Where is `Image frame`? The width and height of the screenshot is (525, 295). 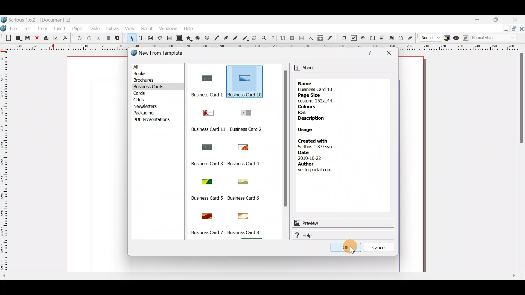
Image frame is located at coordinates (150, 39).